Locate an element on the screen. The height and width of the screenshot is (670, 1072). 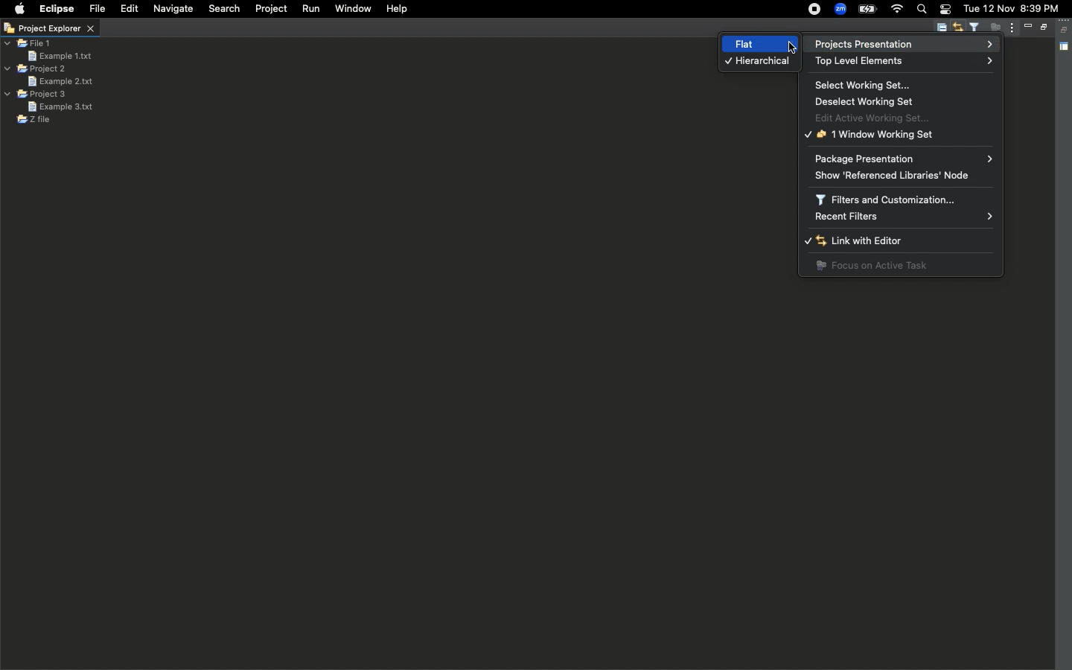
File is located at coordinates (98, 9).